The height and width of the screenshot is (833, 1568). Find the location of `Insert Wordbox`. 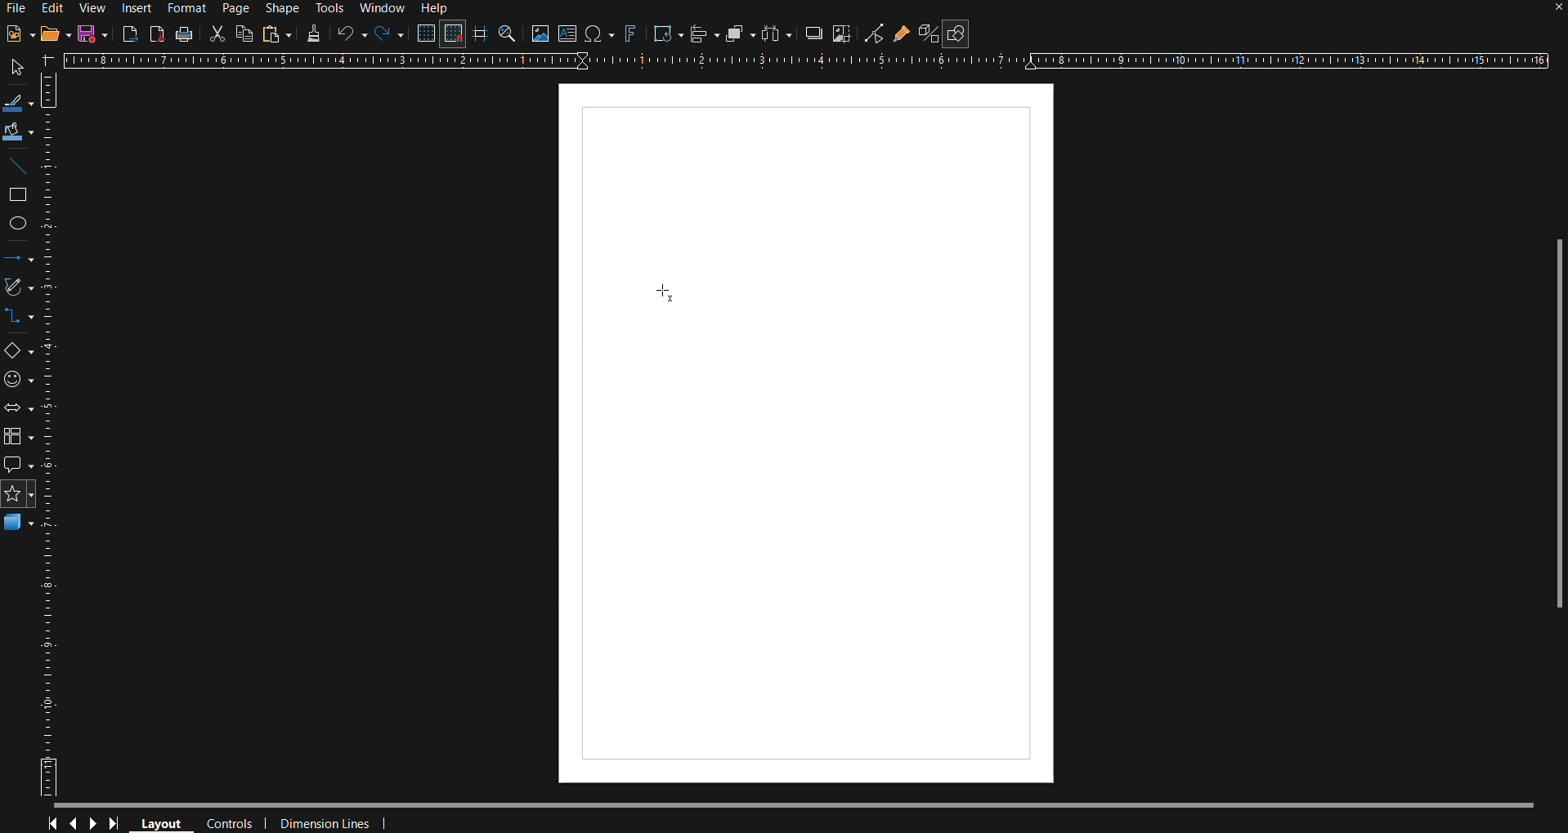

Insert Wordbox is located at coordinates (568, 35).